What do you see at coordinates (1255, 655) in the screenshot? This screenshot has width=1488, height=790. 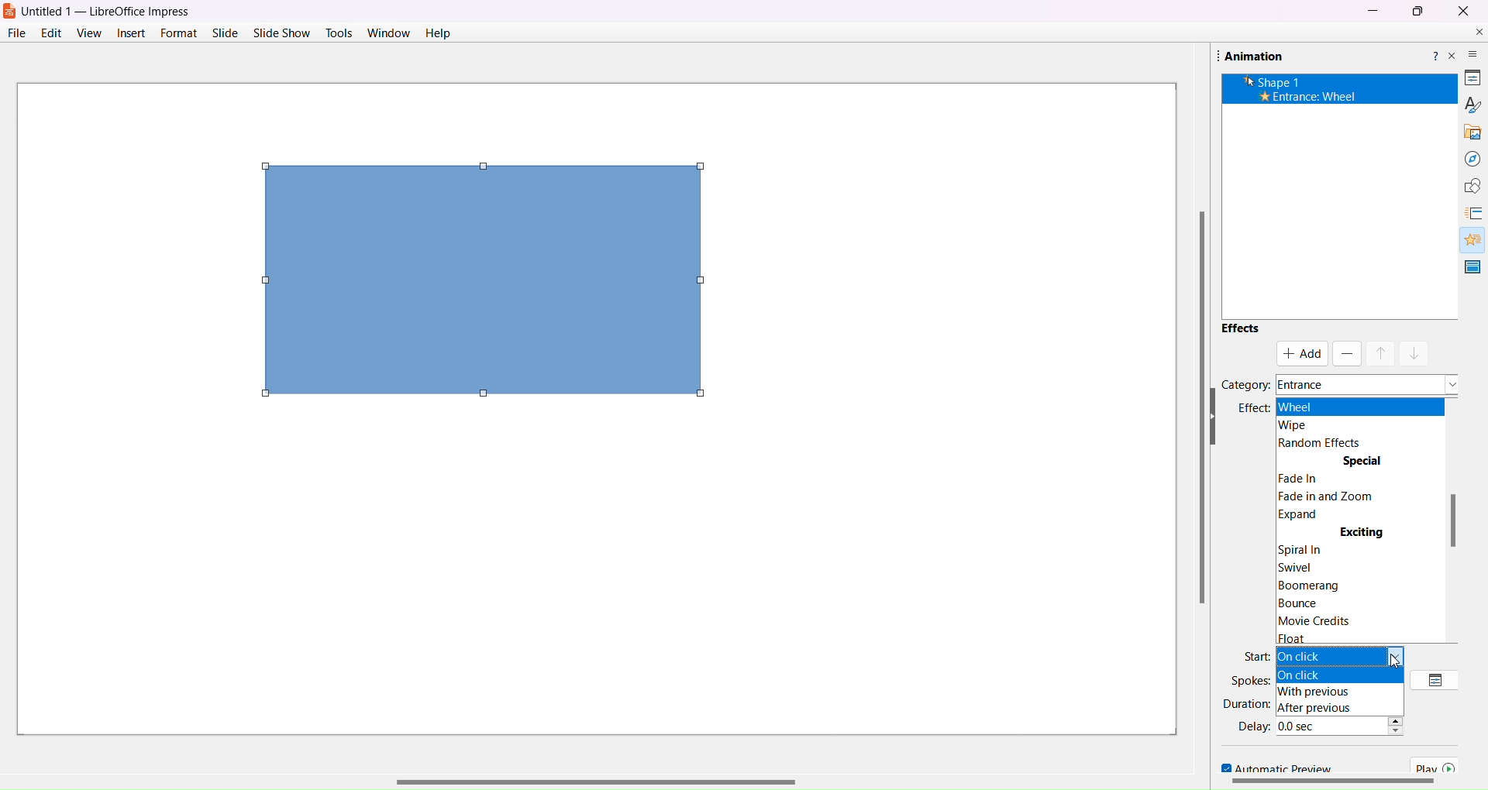 I see `Start` at bounding box center [1255, 655].